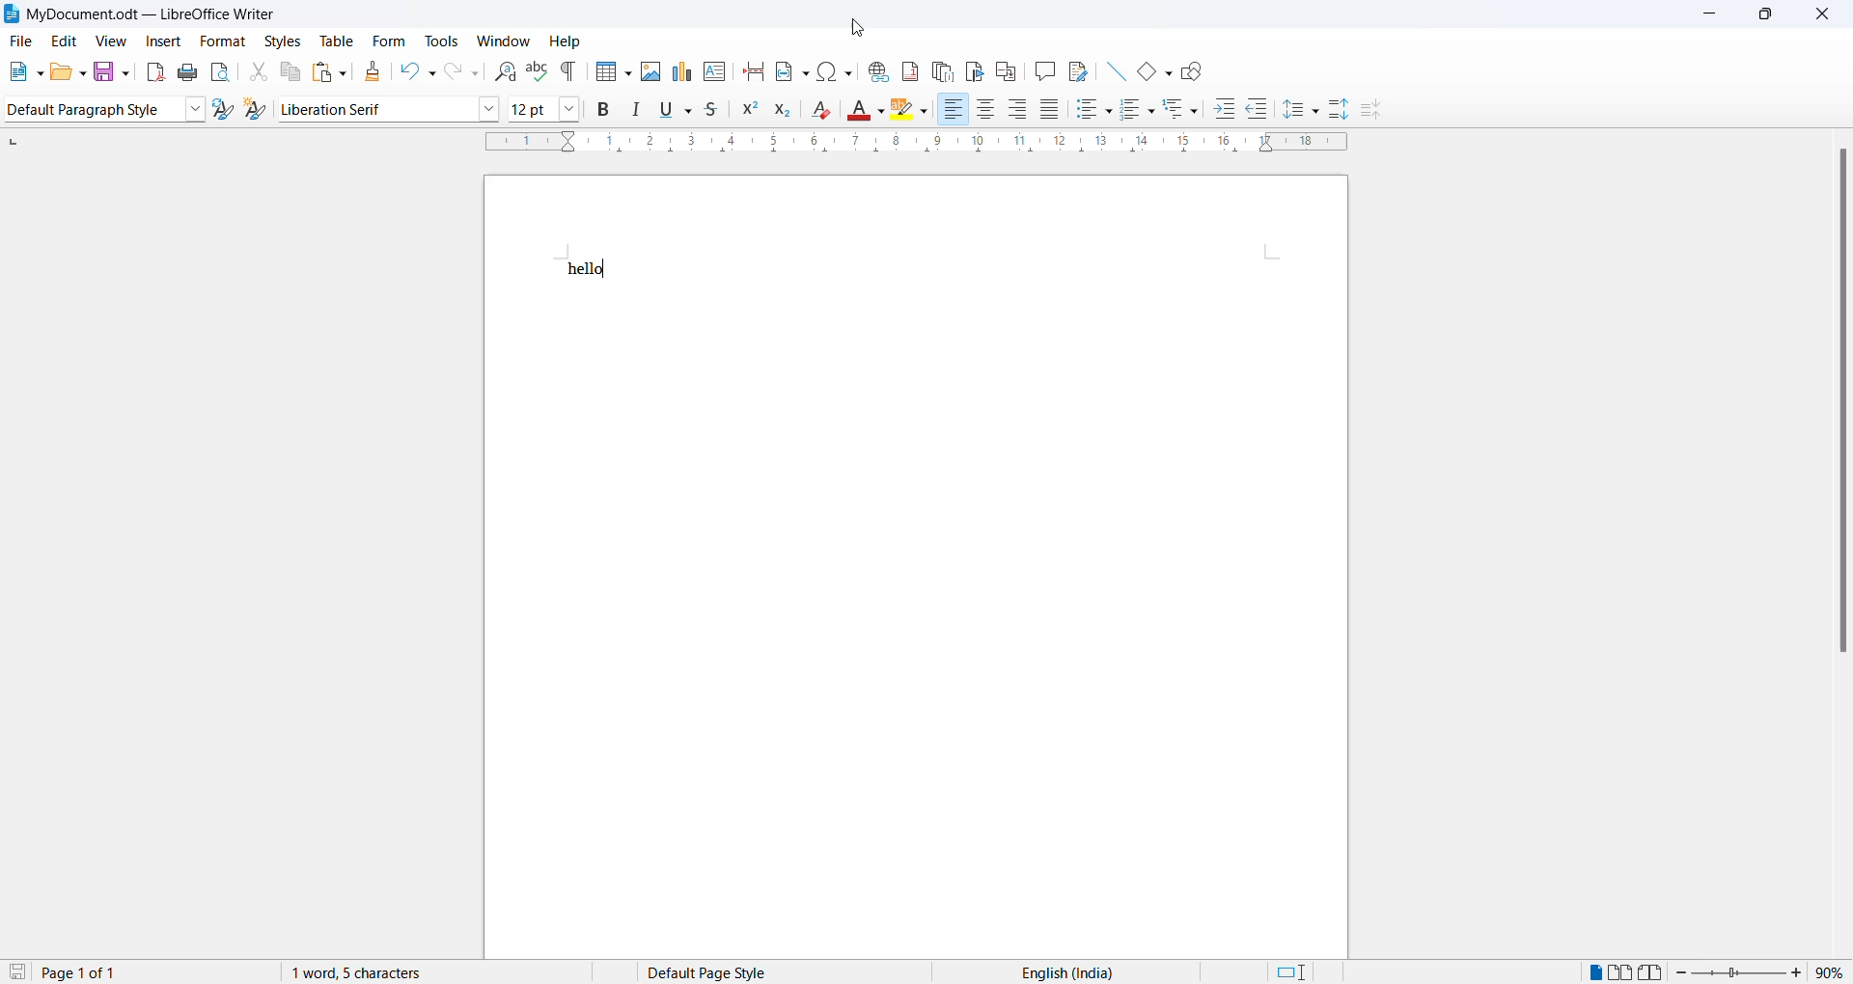  What do you see at coordinates (974, 71) in the screenshot?
I see `Insert bookmark` at bounding box center [974, 71].